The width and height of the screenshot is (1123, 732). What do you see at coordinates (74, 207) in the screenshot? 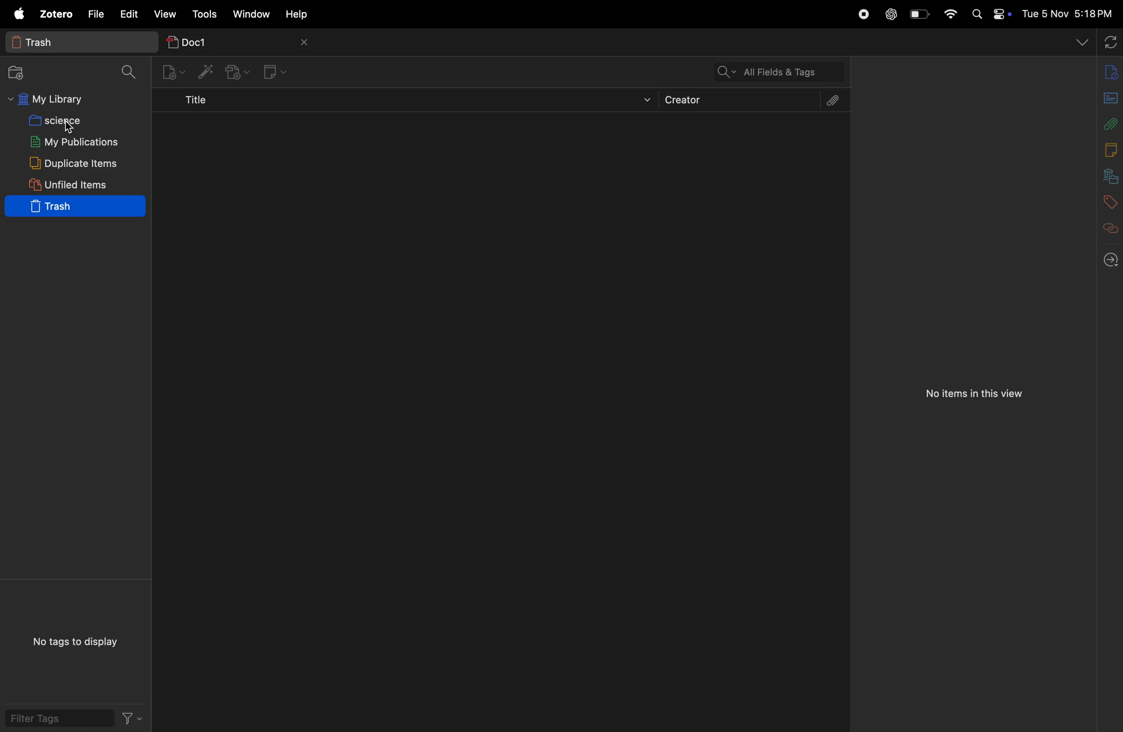
I see `trash` at bounding box center [74, 207].